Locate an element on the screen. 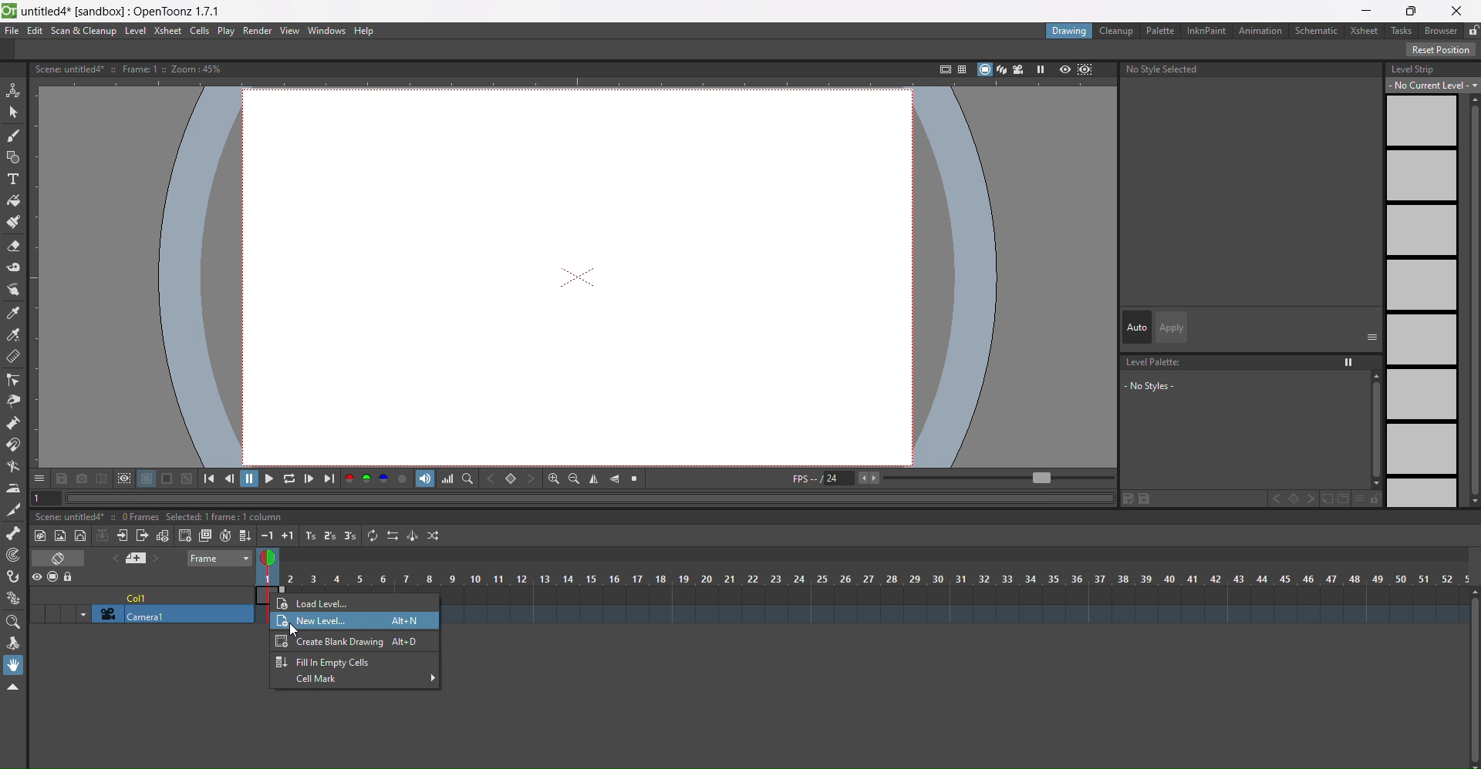  cell is located at coordinates (140, 596).